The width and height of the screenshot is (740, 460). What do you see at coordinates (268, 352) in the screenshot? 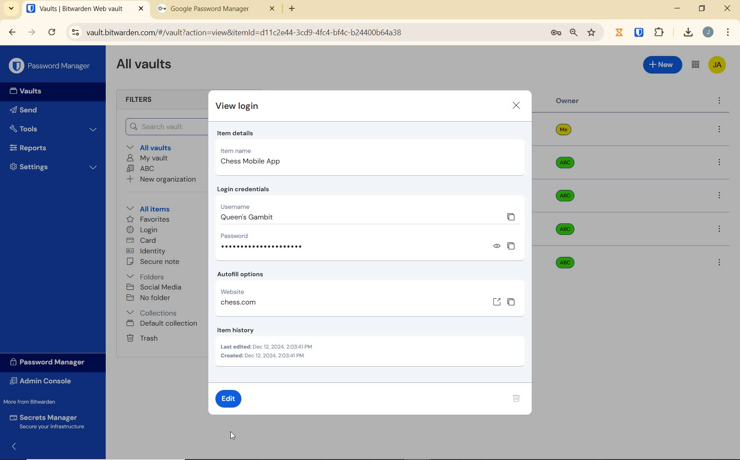
I see `Last edited: Dec 12. 2024, 2:03:41 PM
Created: Dec 12, 2024, 203:41 PM` at bounding box center [268, 352].